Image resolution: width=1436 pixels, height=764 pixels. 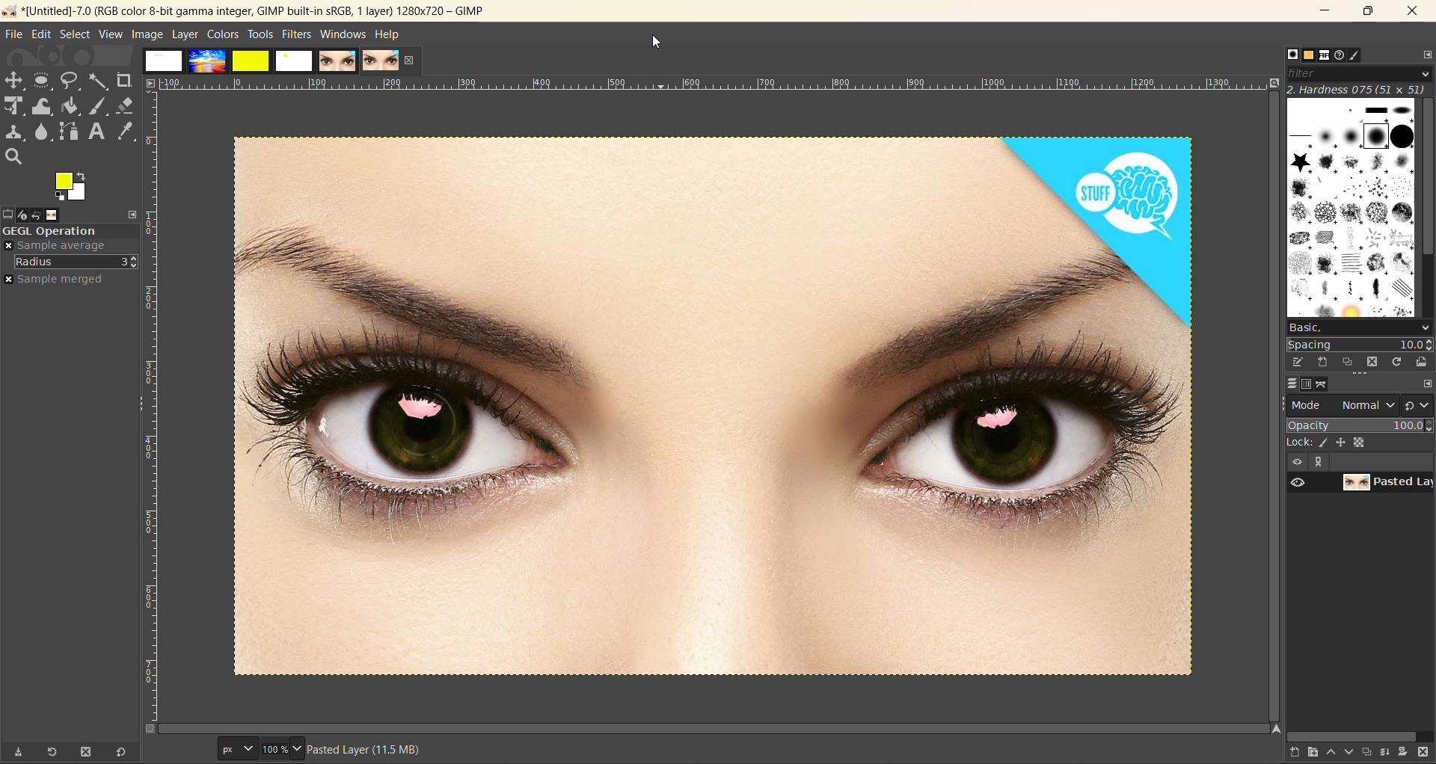 I want to click on cursor, so click(x=657, y=44).